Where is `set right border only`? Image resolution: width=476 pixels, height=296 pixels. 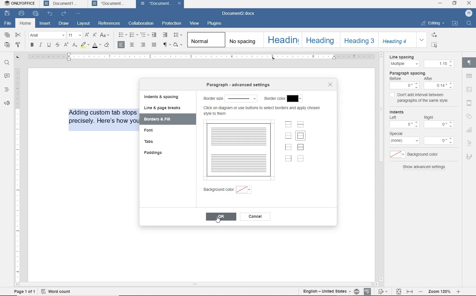 set right border only is located at coordinates (288, 158).